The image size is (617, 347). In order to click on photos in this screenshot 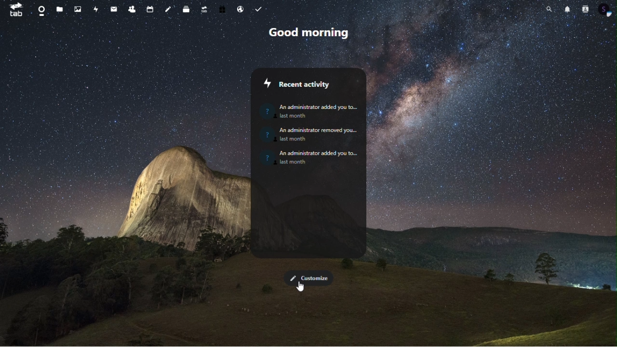, I will do `click(79, 10)`.